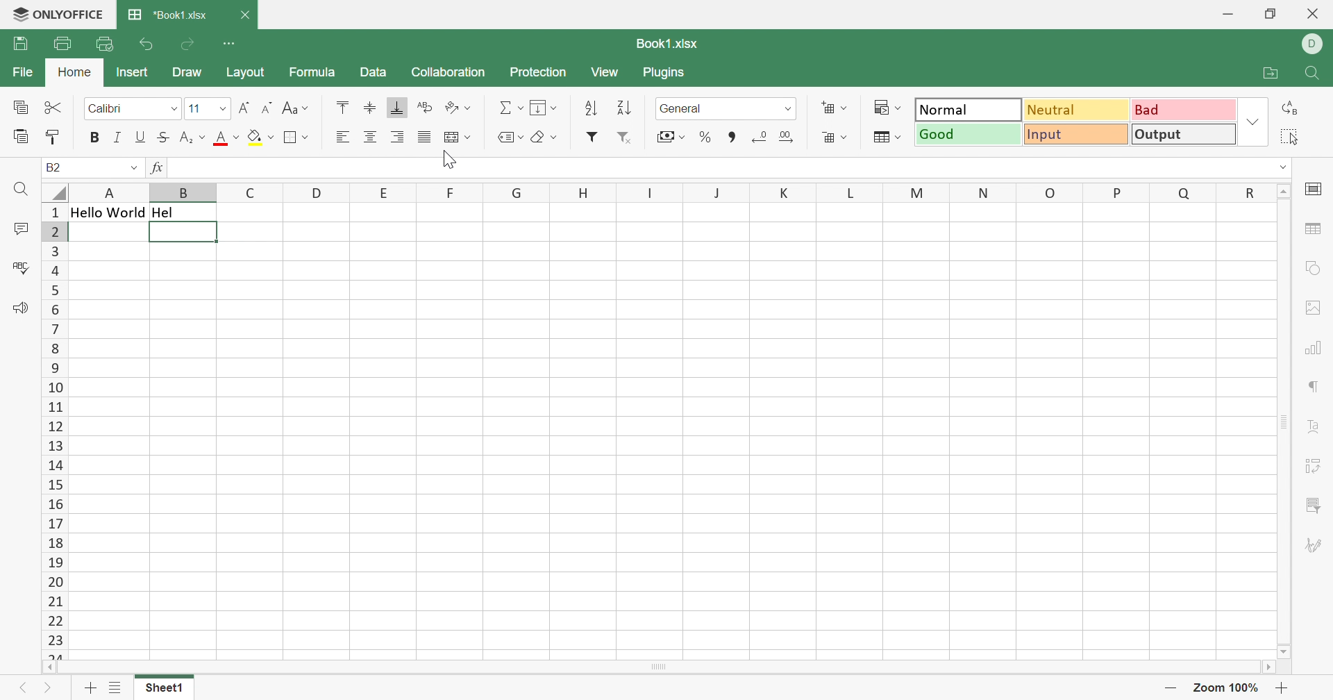 Image resolution: width=1333 pixels, height=700 pixels. Describe the element at coordinates (206, 110) in the screenshot. I see `Font size` at that location.